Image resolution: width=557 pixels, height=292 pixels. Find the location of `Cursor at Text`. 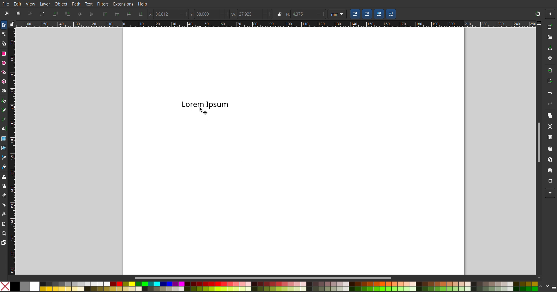

Cursor at Text is located at coordinates (203, 112).